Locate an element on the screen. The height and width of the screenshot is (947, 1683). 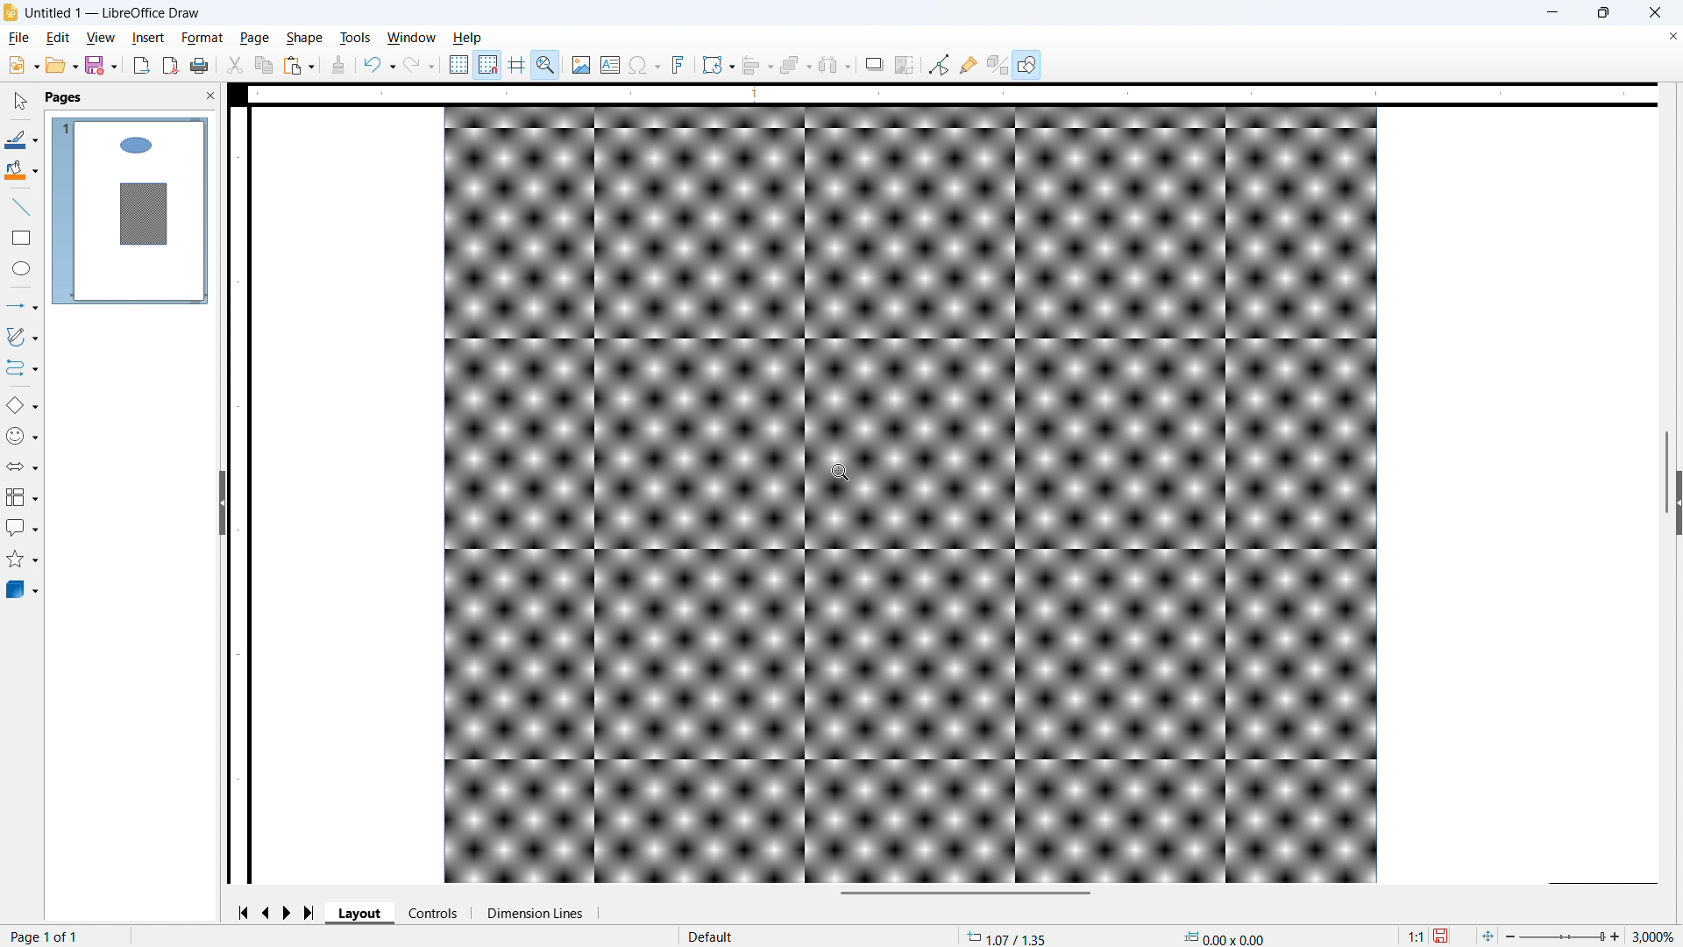
Page number  is located at coordinates (46, 937).